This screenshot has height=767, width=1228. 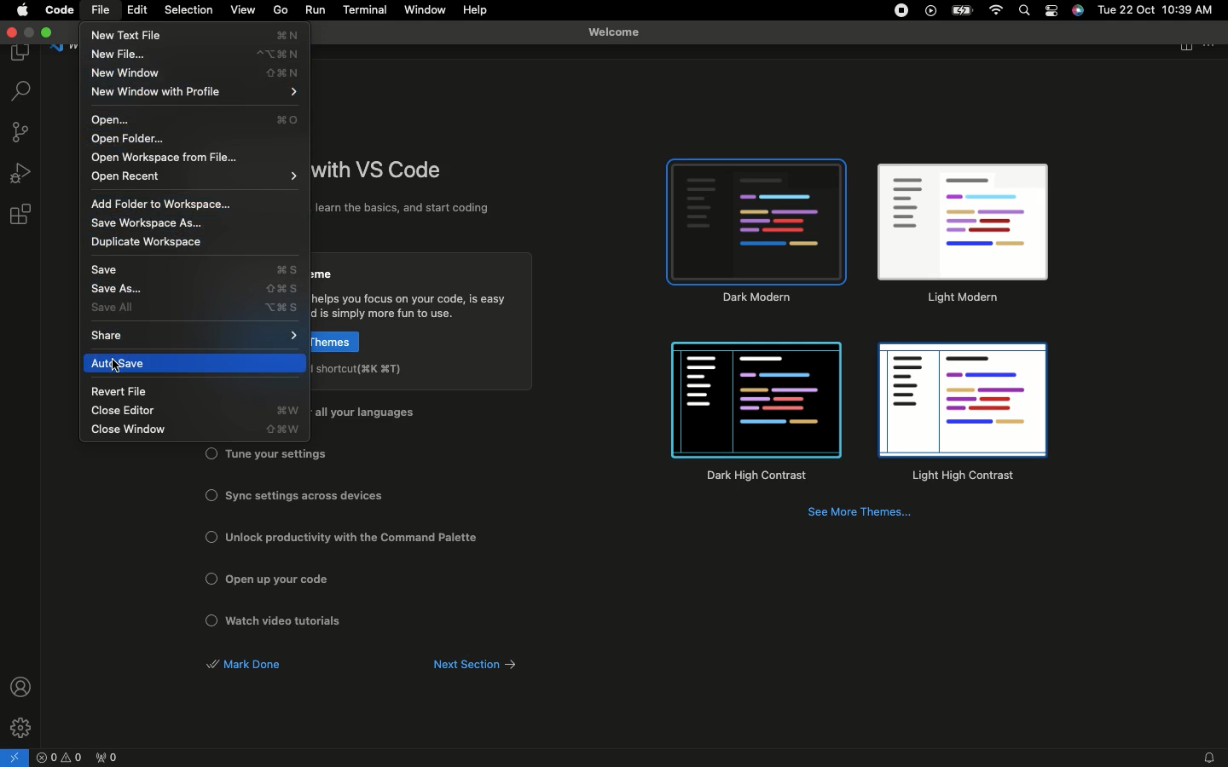 I want to click on Terminal, so click(x=367, y=9).